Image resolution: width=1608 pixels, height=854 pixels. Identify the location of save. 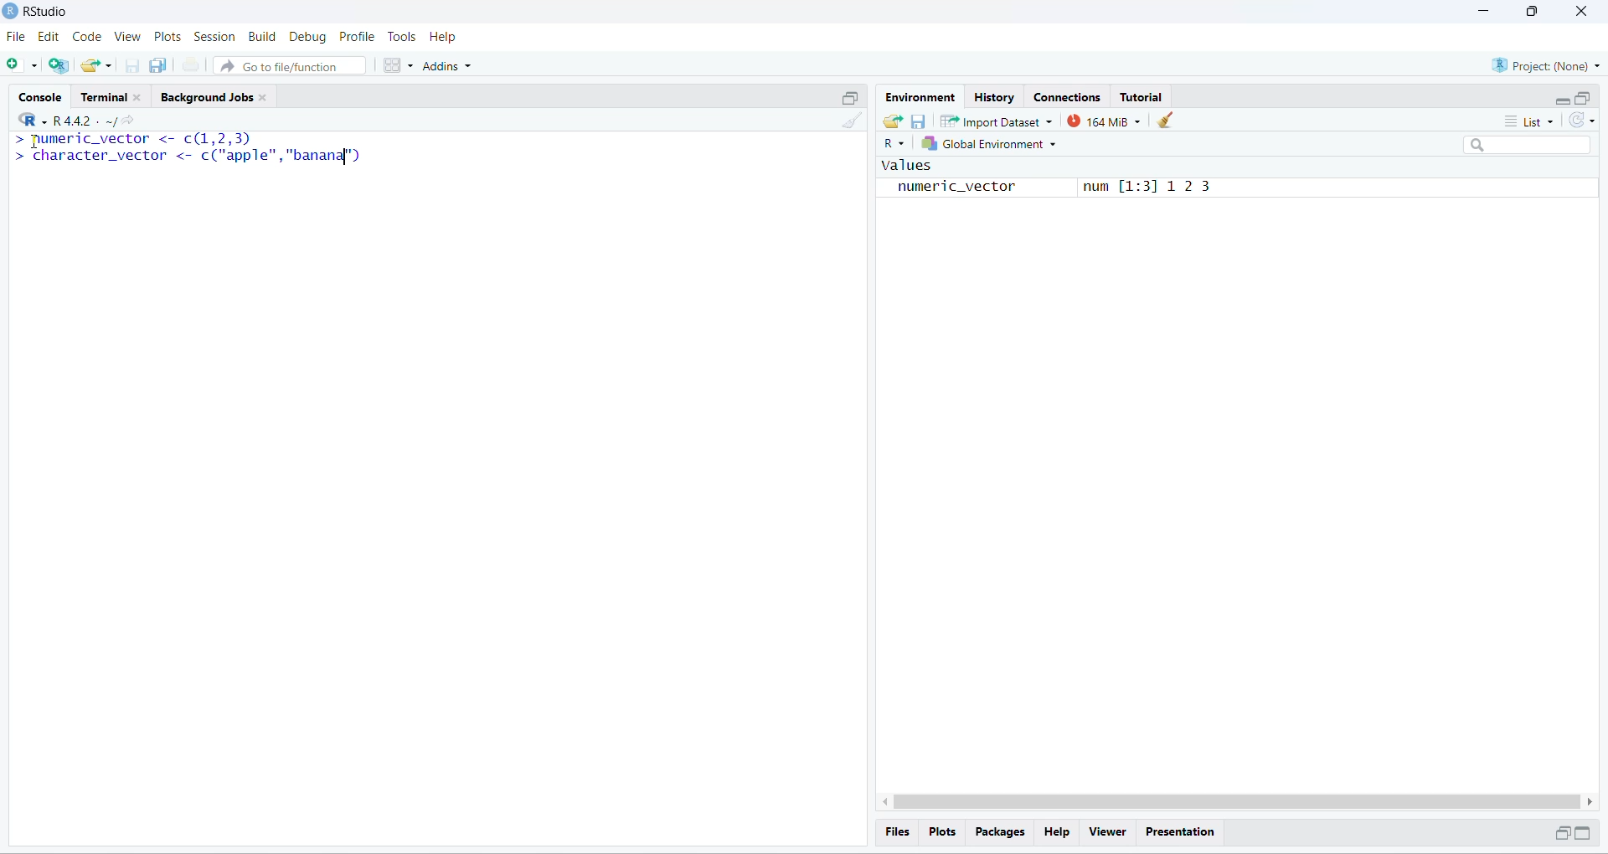
(917, 121).